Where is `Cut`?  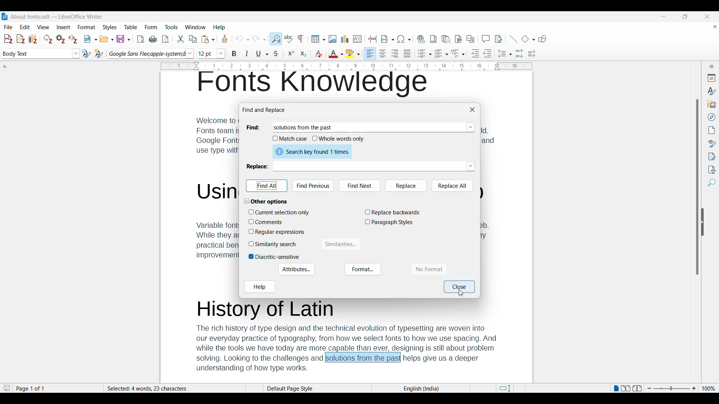
Cut is located at coordinates (180, 39).